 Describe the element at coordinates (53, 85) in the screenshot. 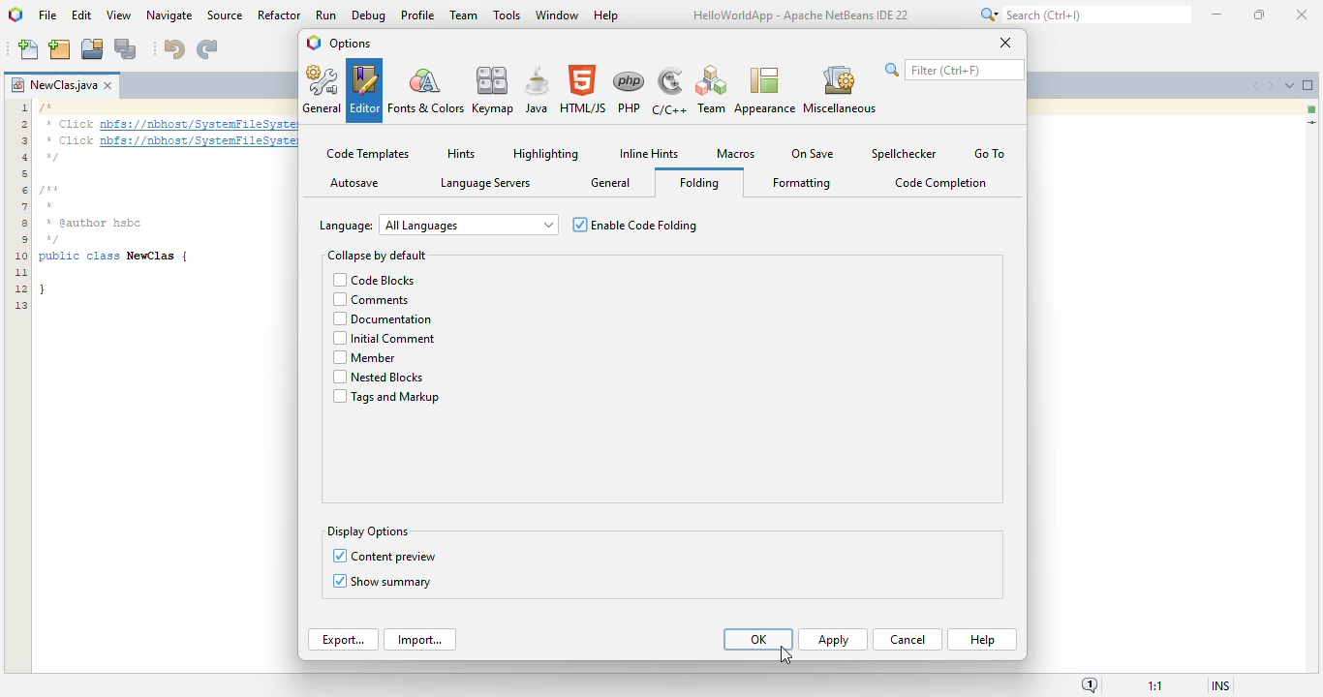

I see `project name` at that location.